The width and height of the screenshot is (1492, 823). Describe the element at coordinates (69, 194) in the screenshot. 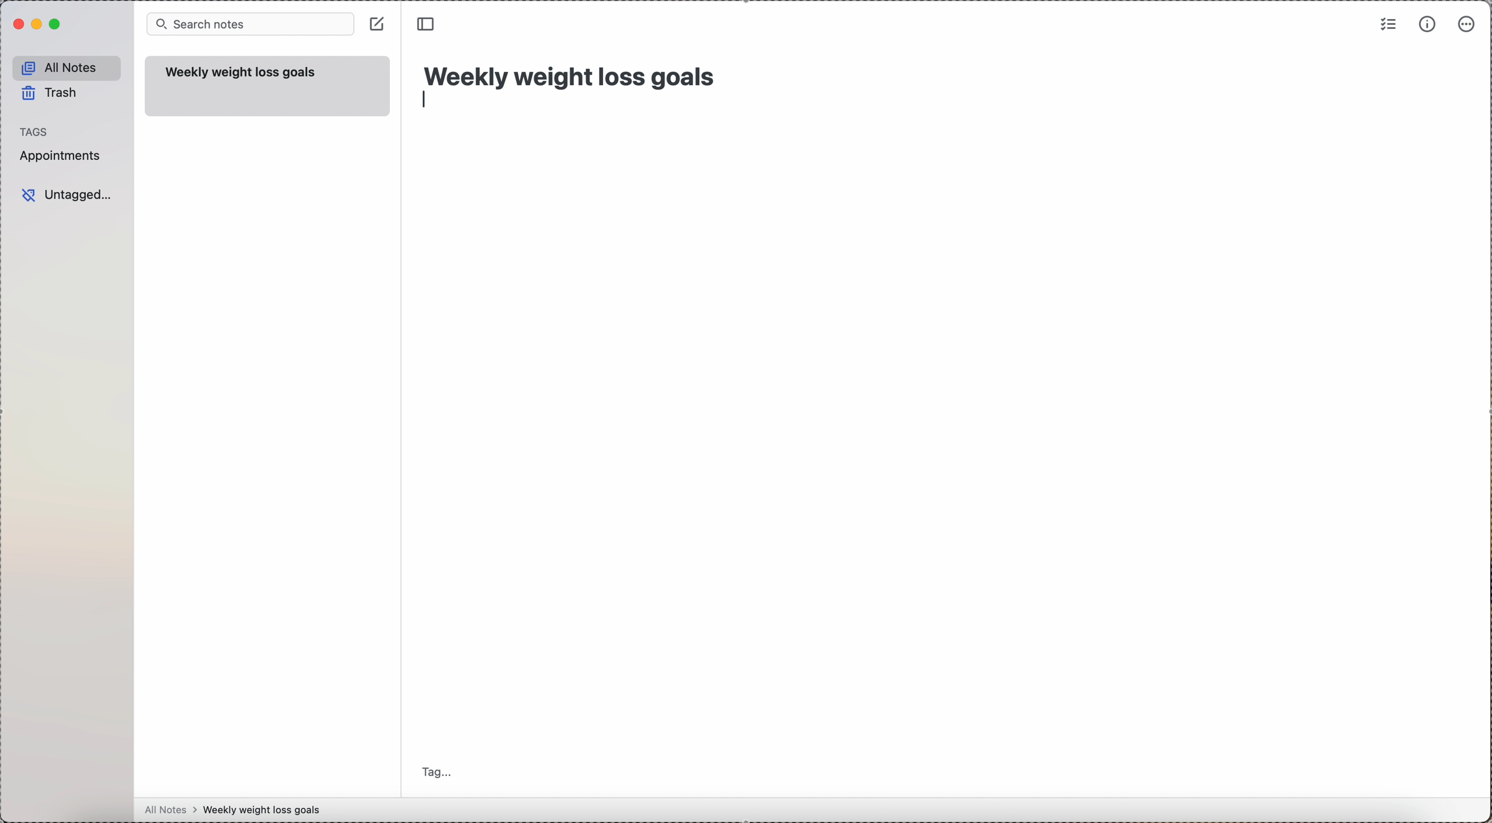

I see `untagged` at that location.